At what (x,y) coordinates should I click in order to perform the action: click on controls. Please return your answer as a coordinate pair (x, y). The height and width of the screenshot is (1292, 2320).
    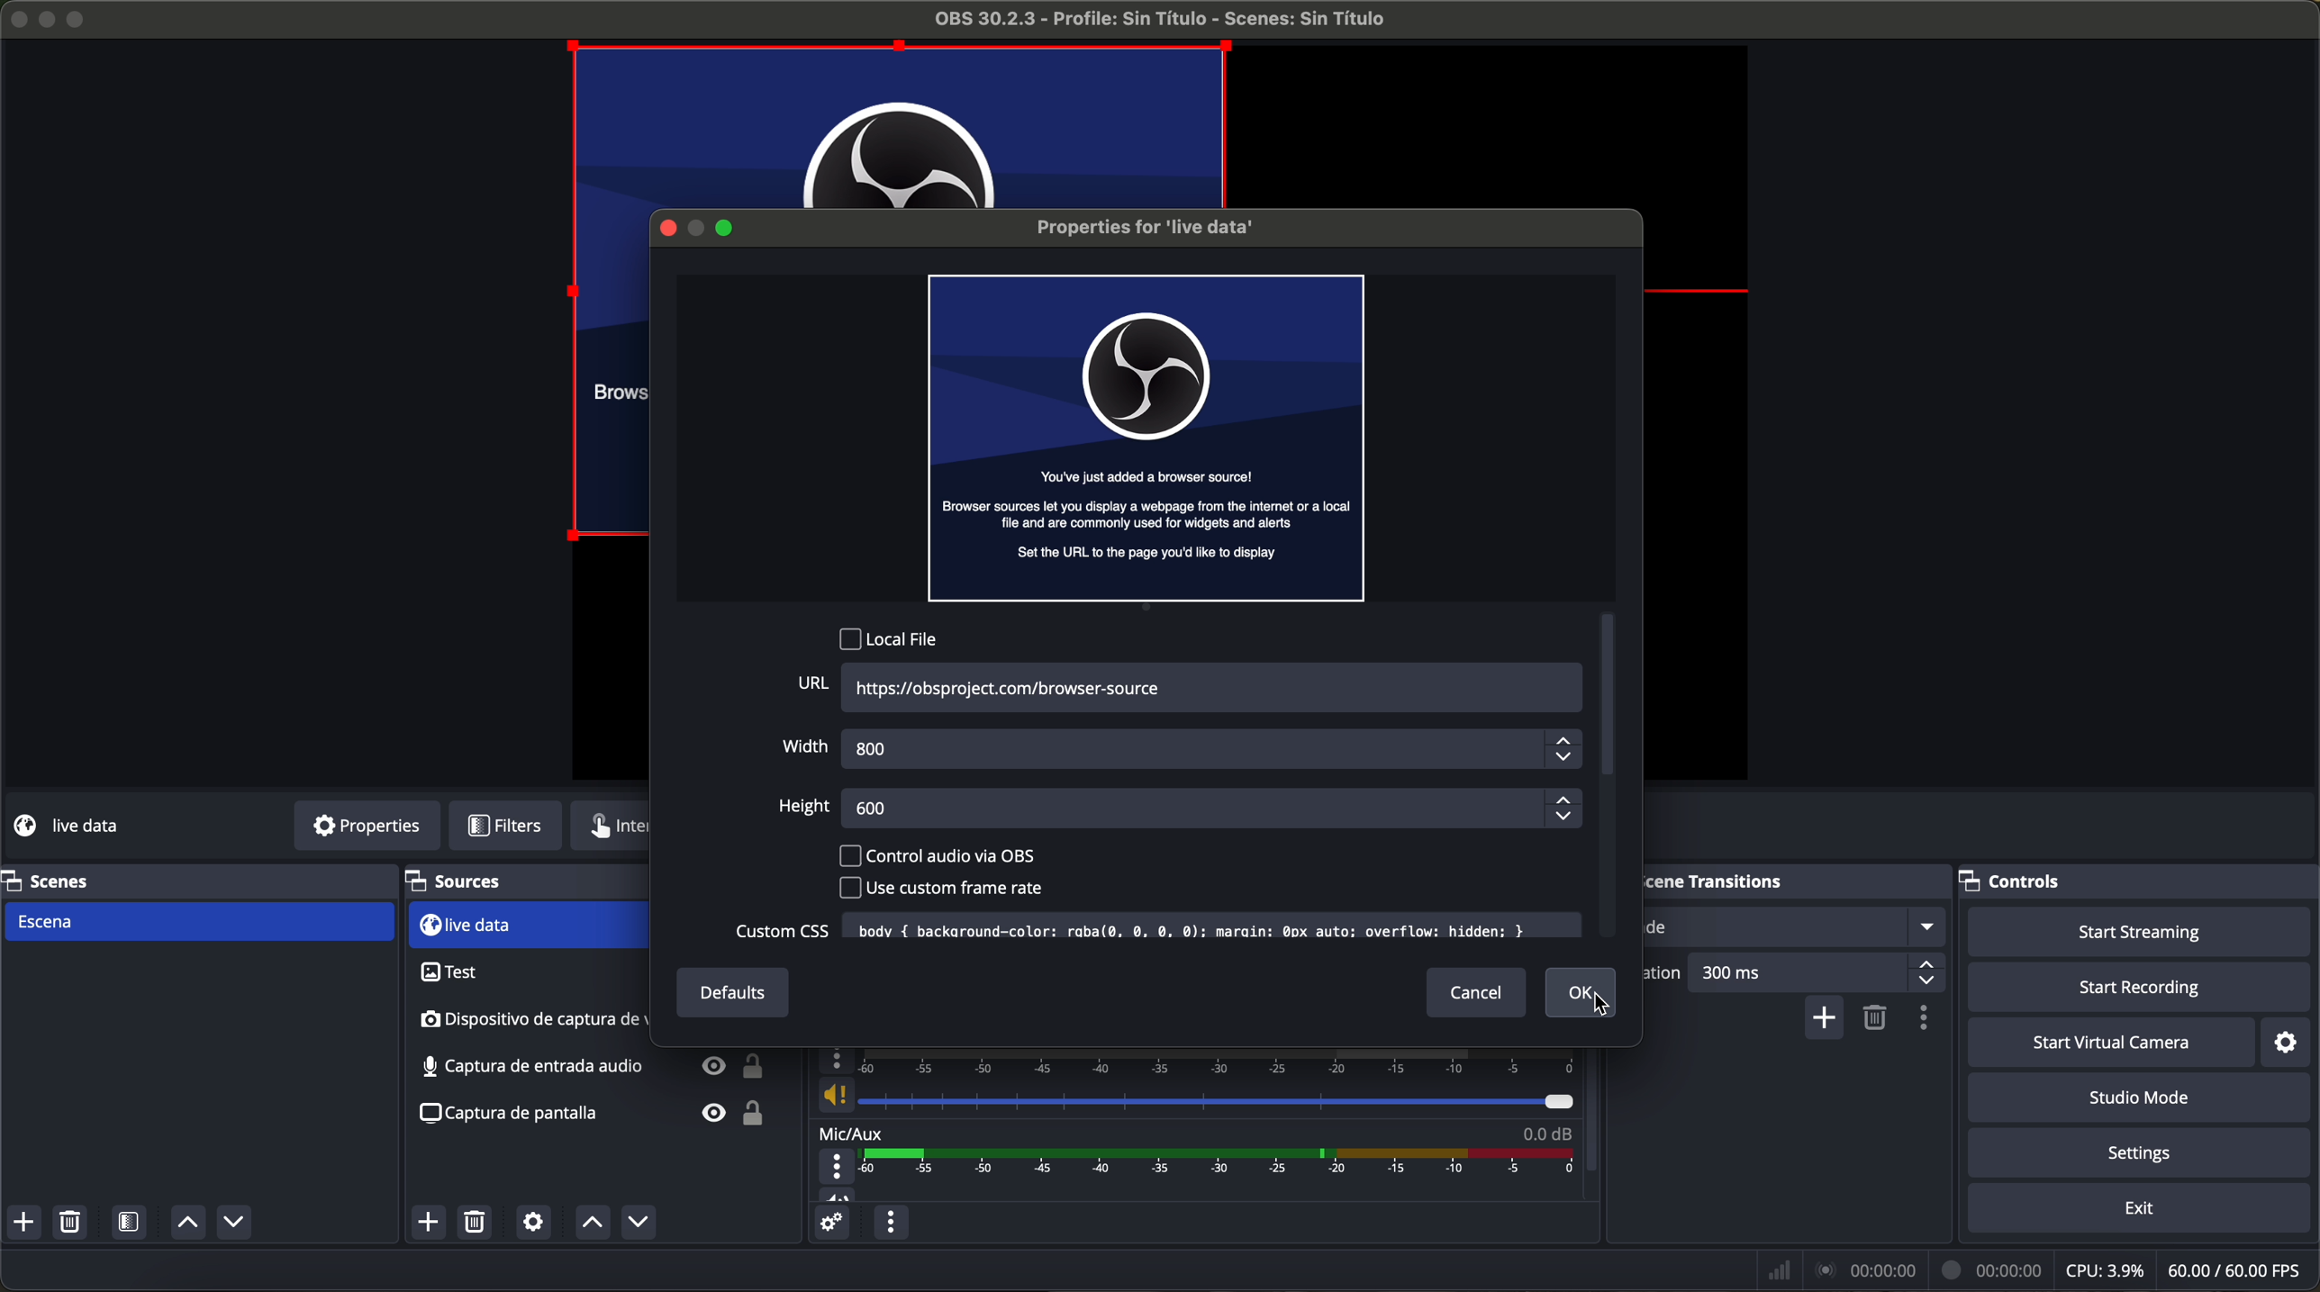
    Looking at the image, I should click on (2018, 878).